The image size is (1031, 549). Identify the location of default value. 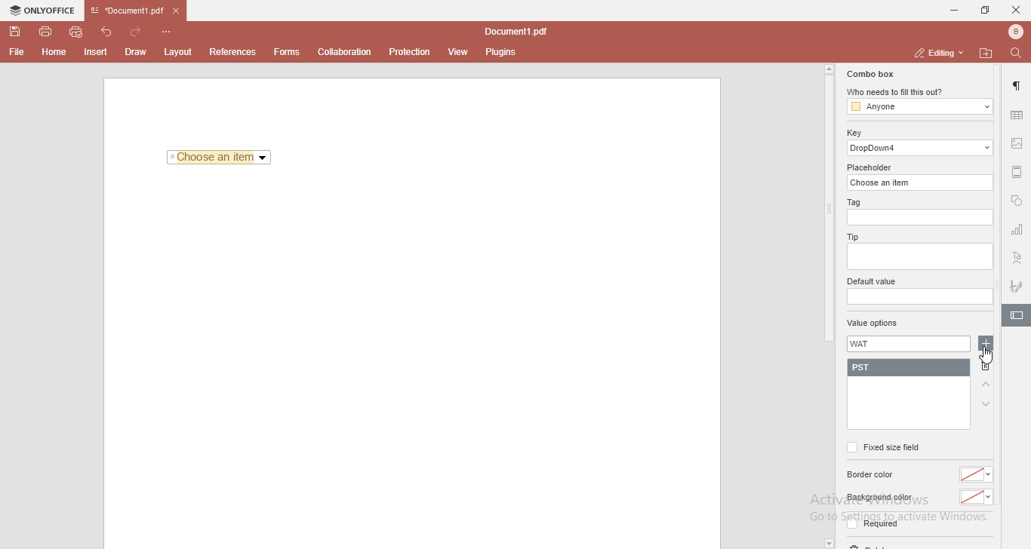
(873, 282).